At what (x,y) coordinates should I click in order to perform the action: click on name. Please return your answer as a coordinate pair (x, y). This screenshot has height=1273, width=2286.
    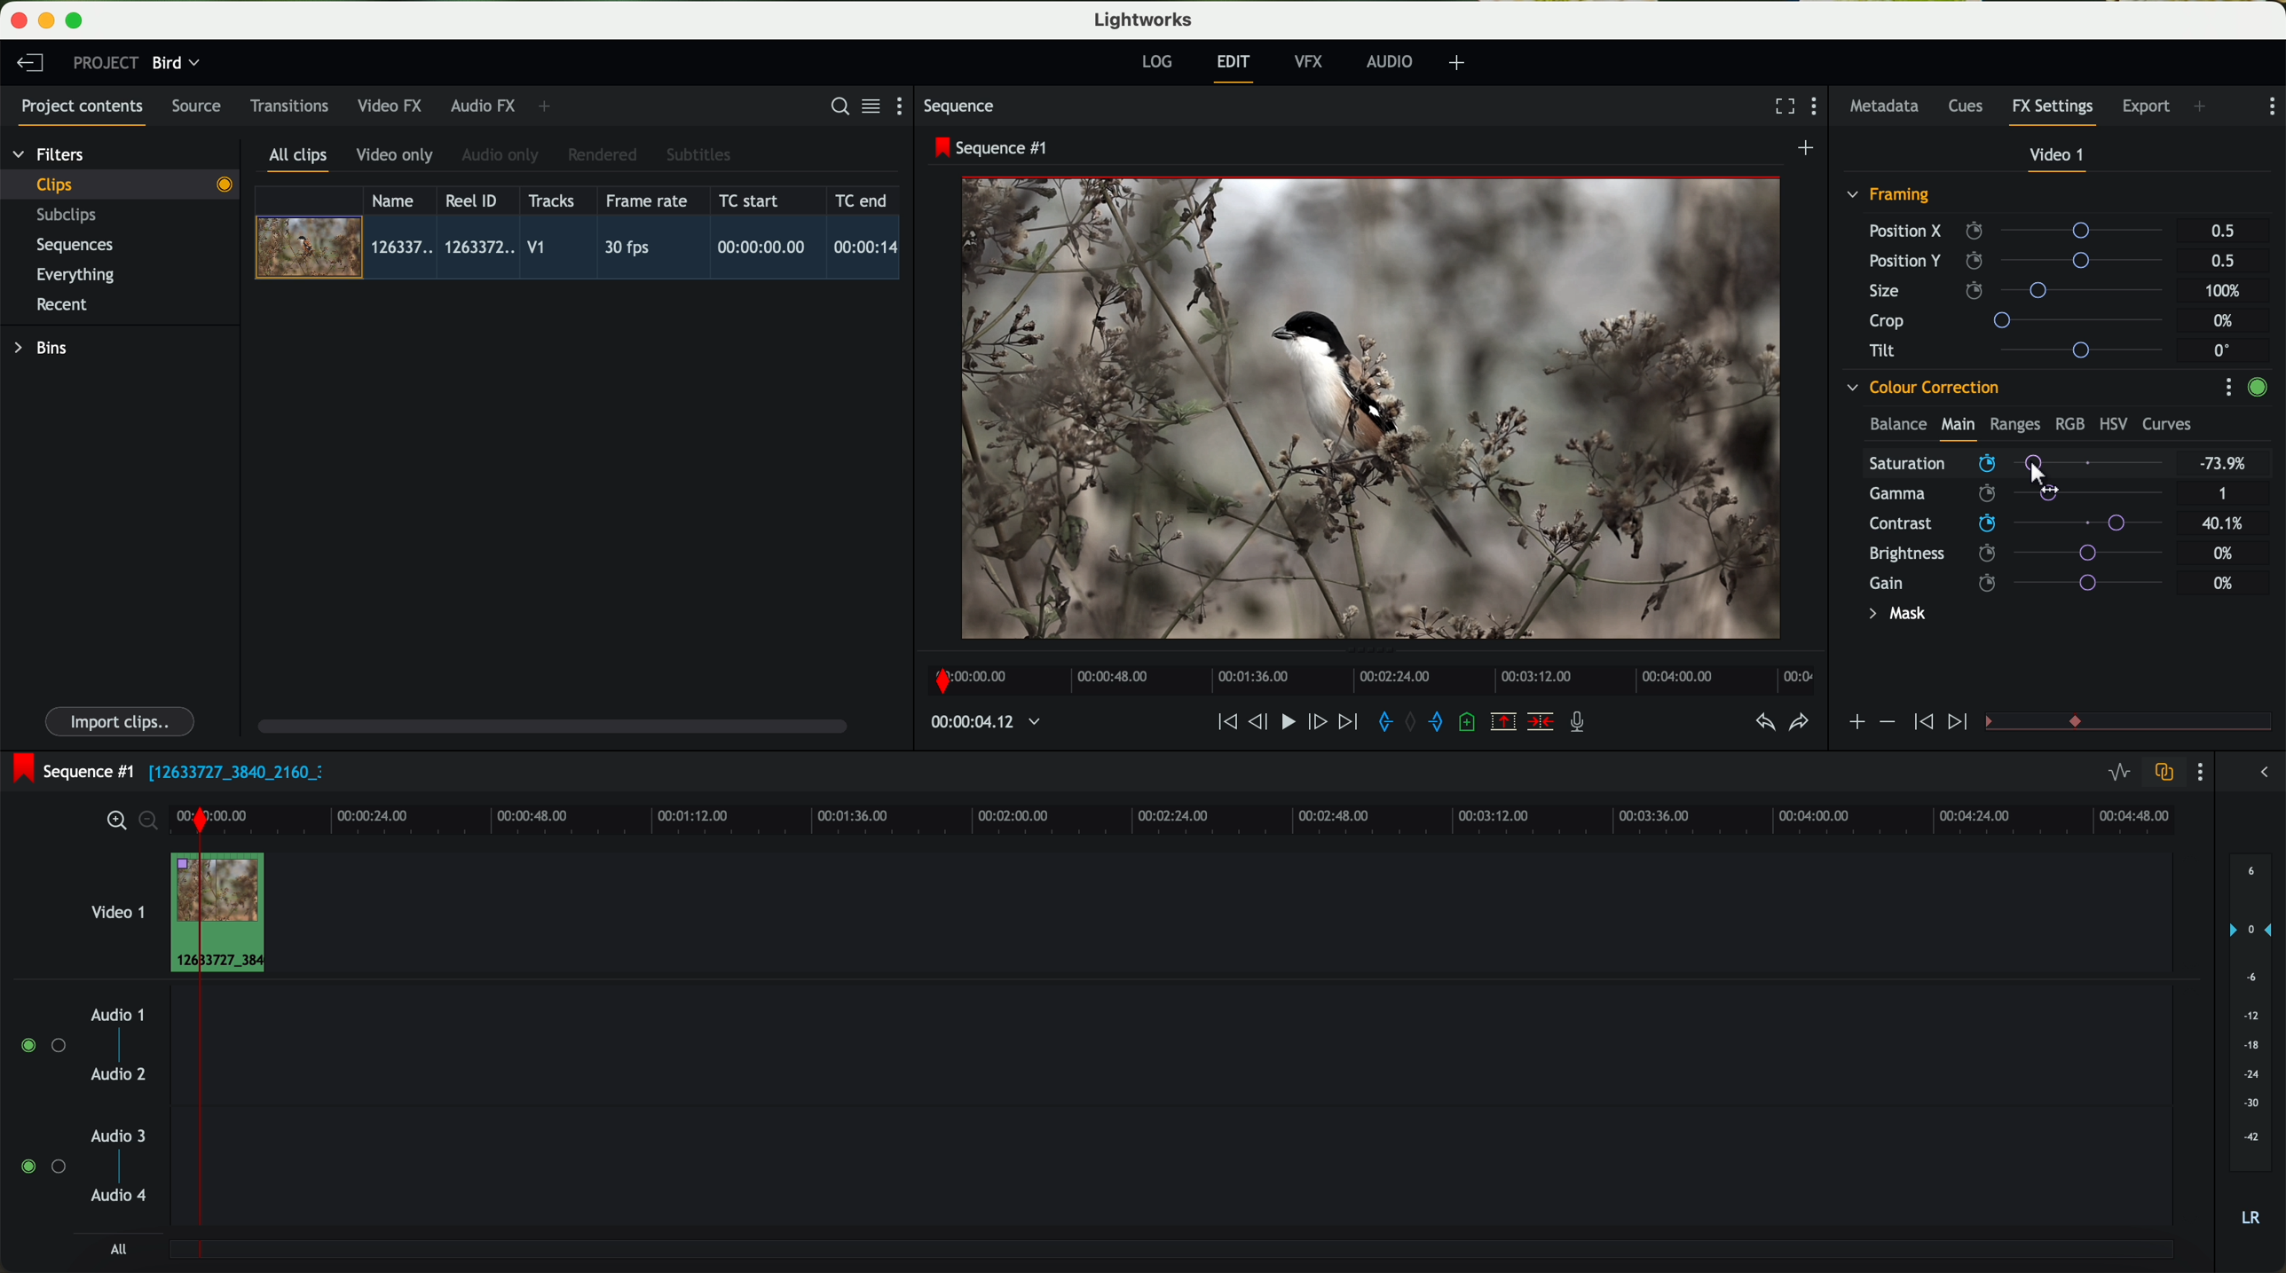
    Looking at the image, I should click on (399, 200).